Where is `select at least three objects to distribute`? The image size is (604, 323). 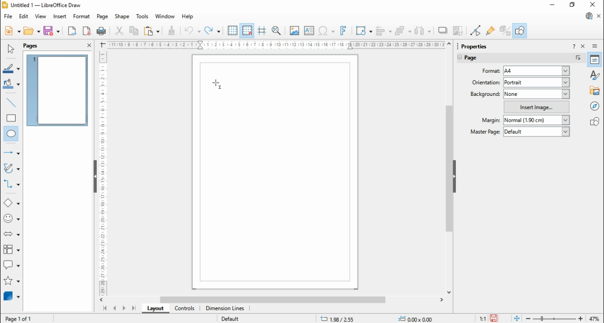 select at least three objects to distribute is located at coordinates (423, 31).